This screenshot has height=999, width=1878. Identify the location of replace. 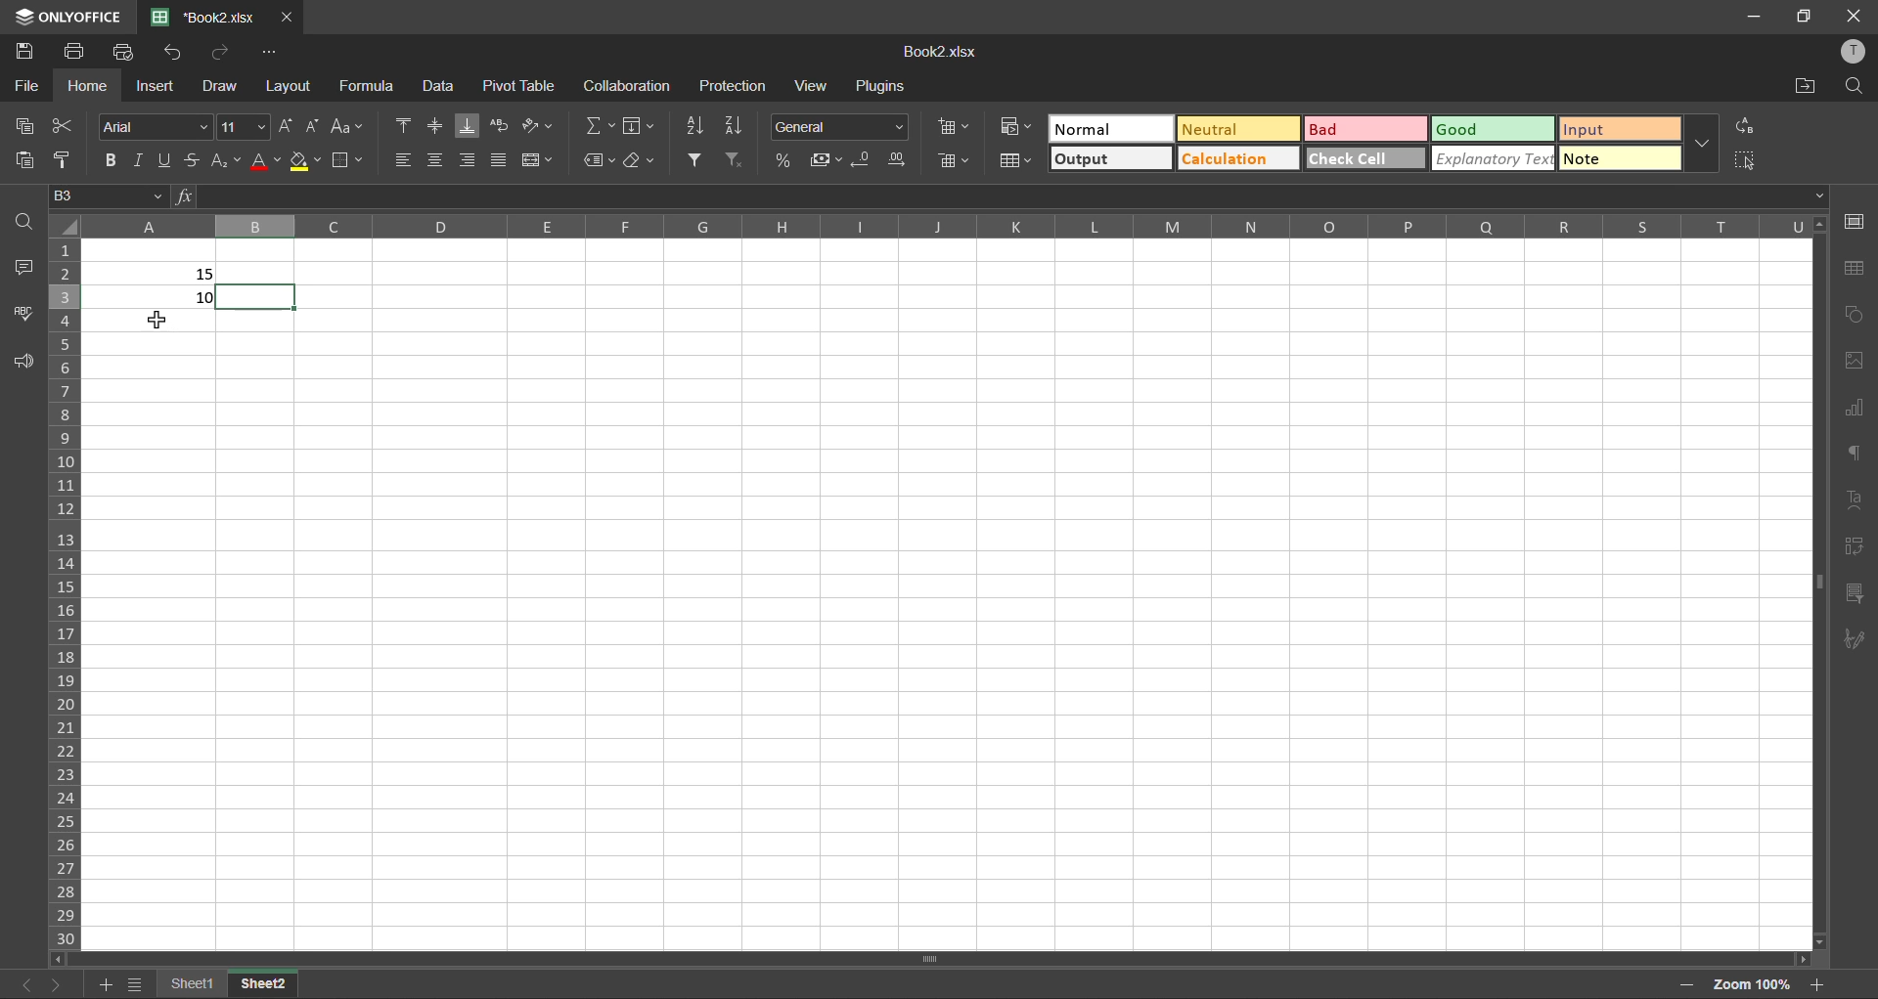
(1745, 125).